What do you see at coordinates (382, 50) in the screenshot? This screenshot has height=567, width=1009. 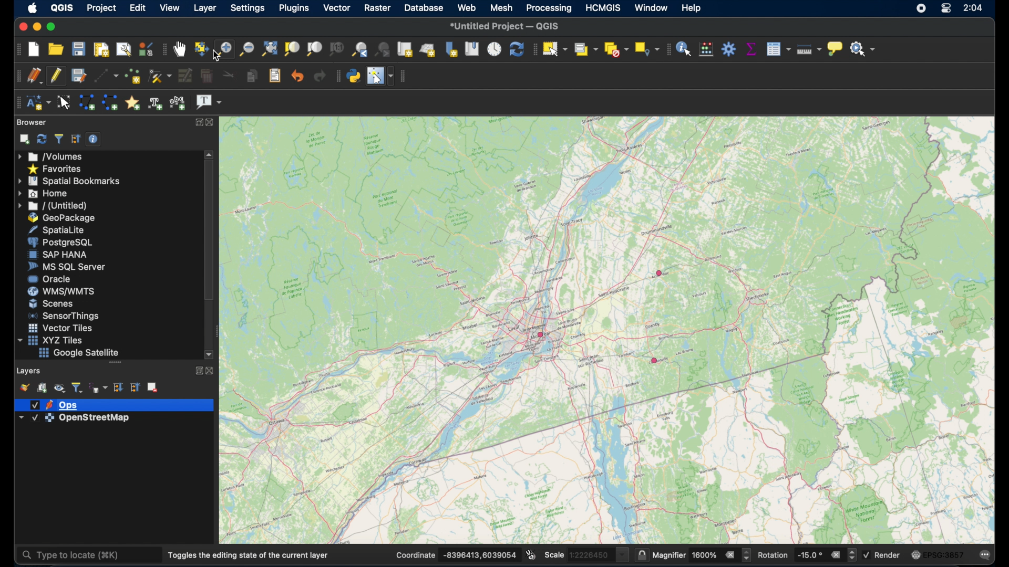 I see `zoom next` at bounding box center [382, 50].